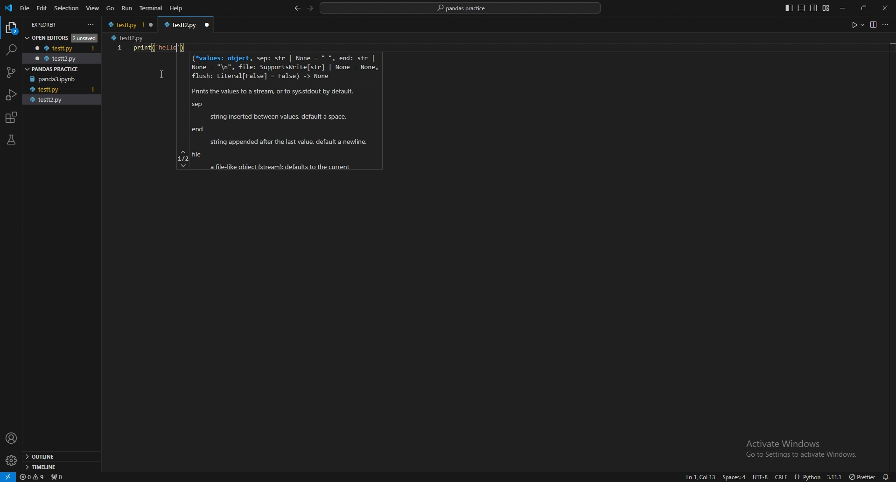 The height and width of the screenshot is (482, 896). What do you see at coordinates (43, 8) in the screenshot?
I see `edit` at bounding box center [43, 8].